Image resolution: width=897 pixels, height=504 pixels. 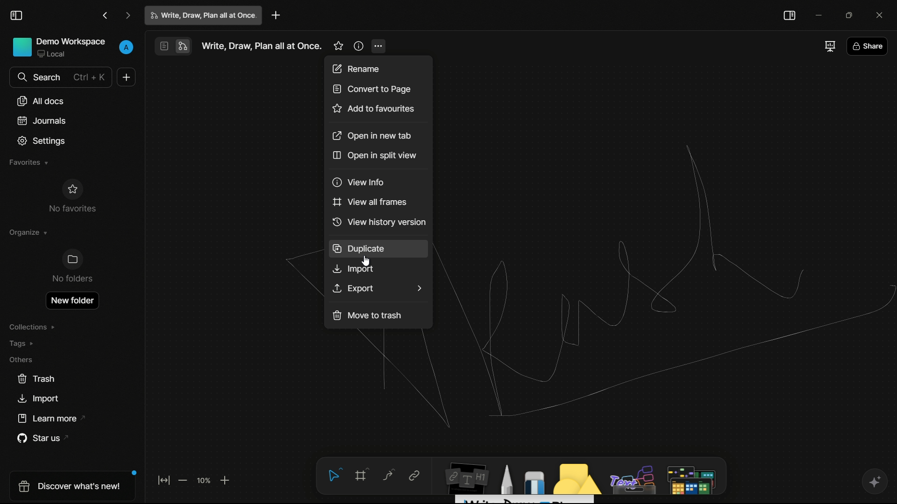 What do you see at coordinates (73, 210) in the screenshot?
I see `No favorites` at bounding box center [73, 210].